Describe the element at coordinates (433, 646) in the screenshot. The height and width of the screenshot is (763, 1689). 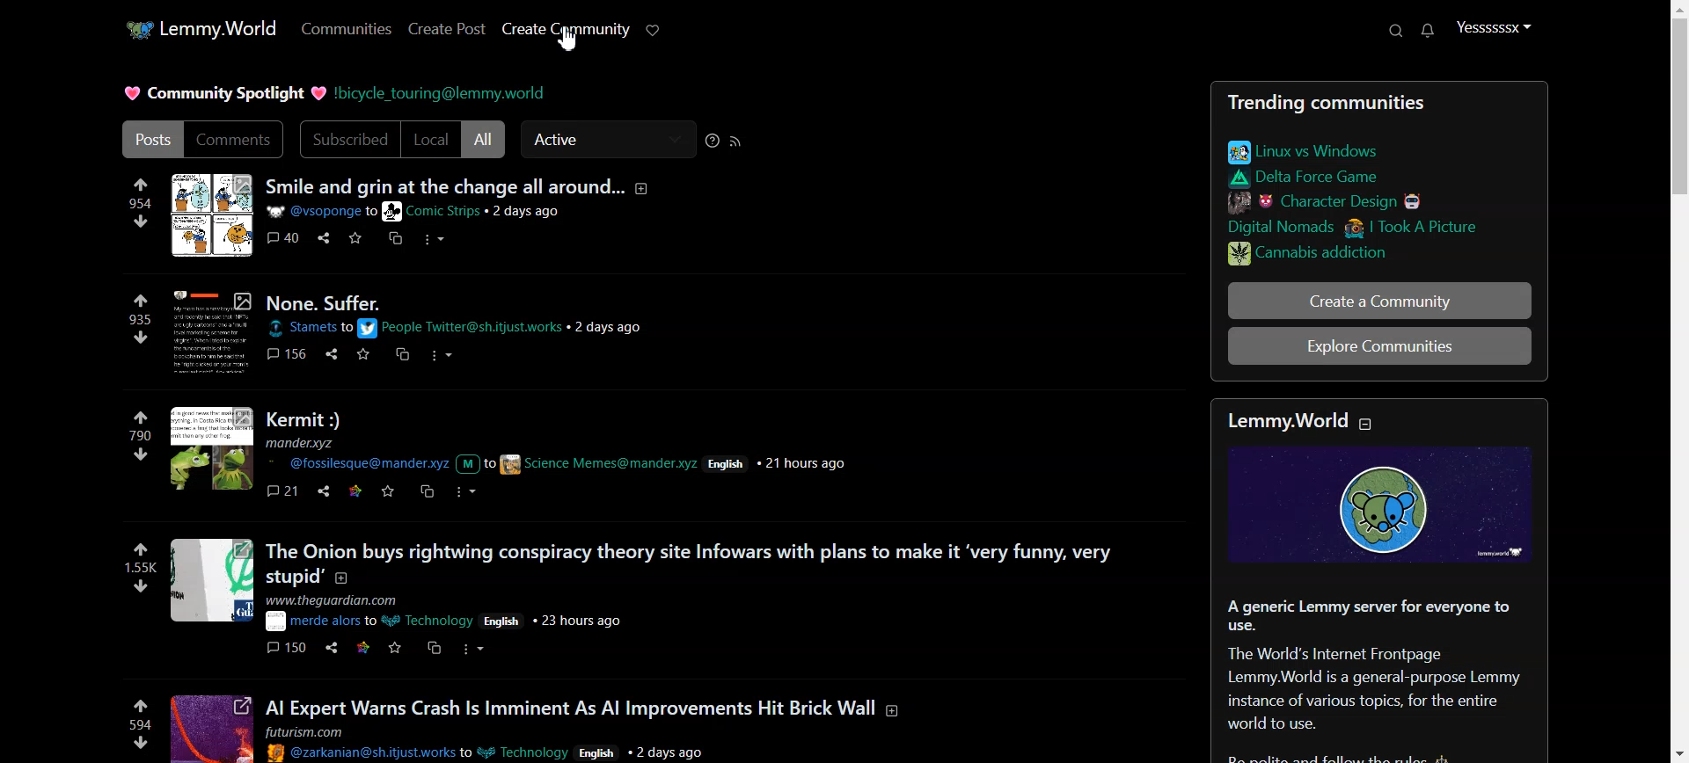
I see `cross share` at that location.